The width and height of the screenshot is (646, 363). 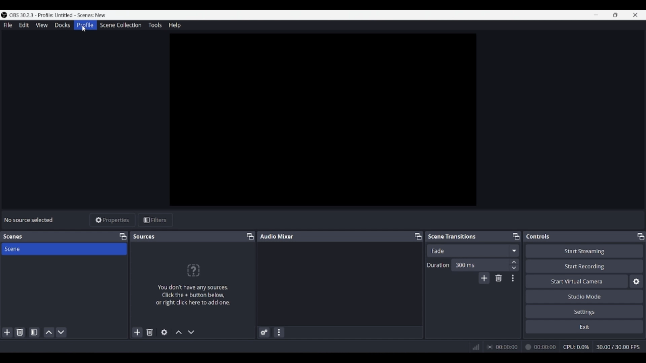 I want to click on Panel title, so click(x=145, y=236).